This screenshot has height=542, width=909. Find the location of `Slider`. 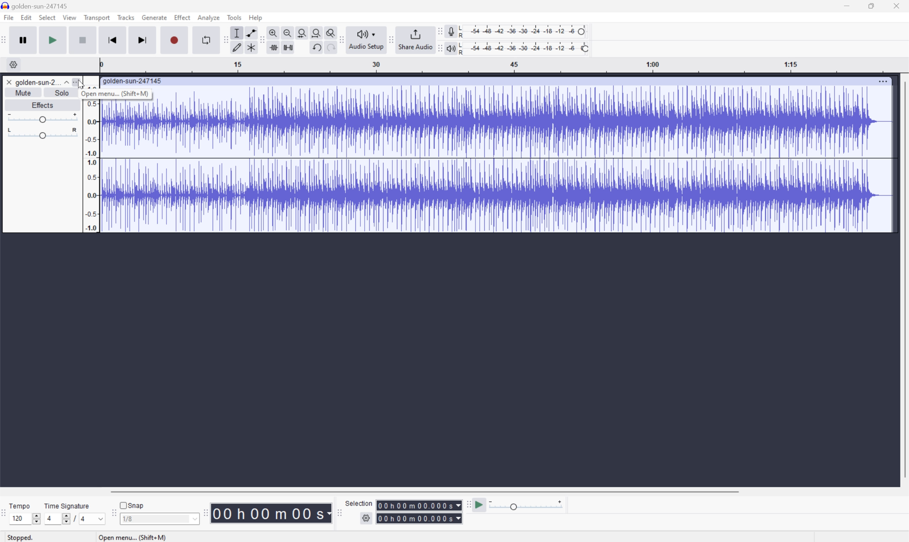

Slider is located at coordinates (64, 518).